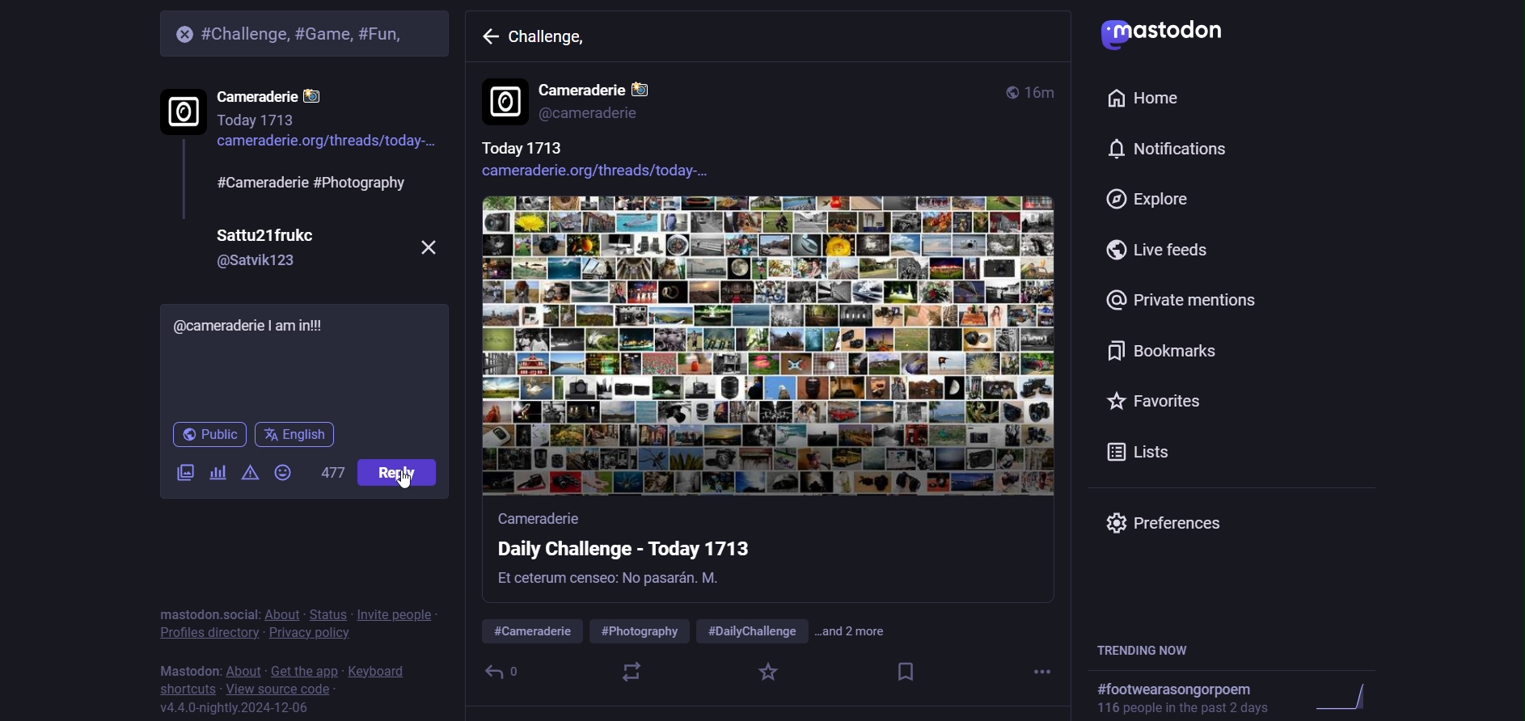 Image resolution: width=1525 pixels, height=721 pixels. I want to click on v4.4.0-nightly.2024-12-06, so click(239, 708).